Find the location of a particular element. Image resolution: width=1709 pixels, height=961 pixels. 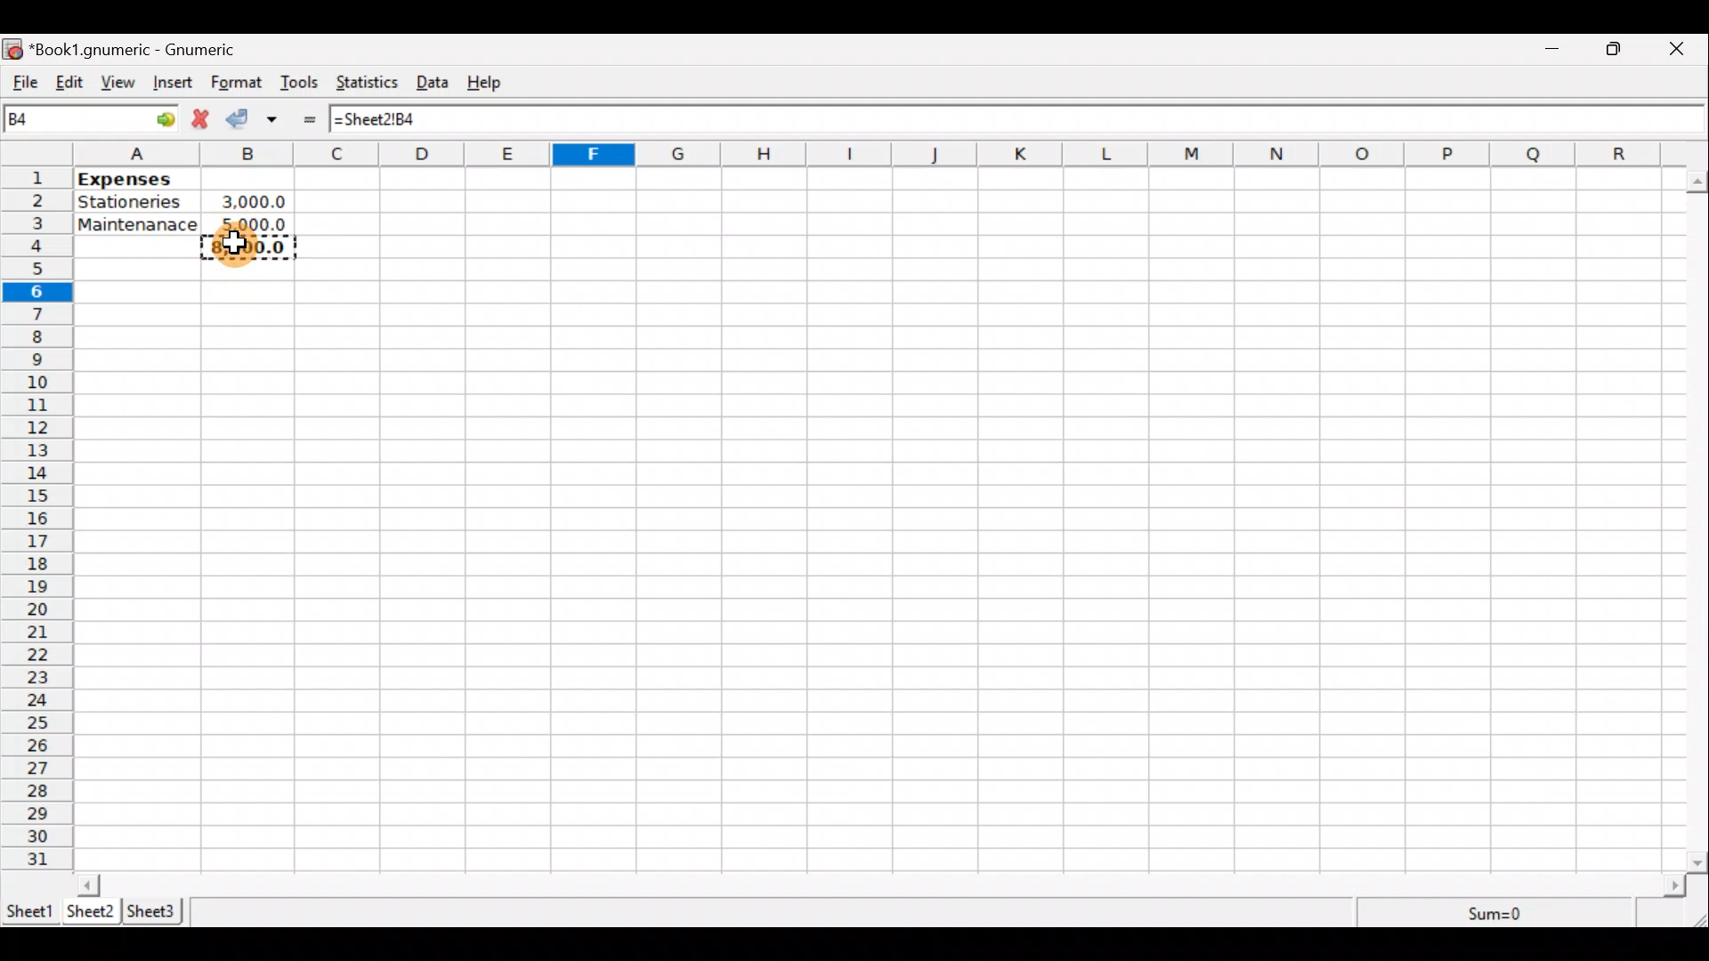

Minimize is located at coordinates (1553, 51).